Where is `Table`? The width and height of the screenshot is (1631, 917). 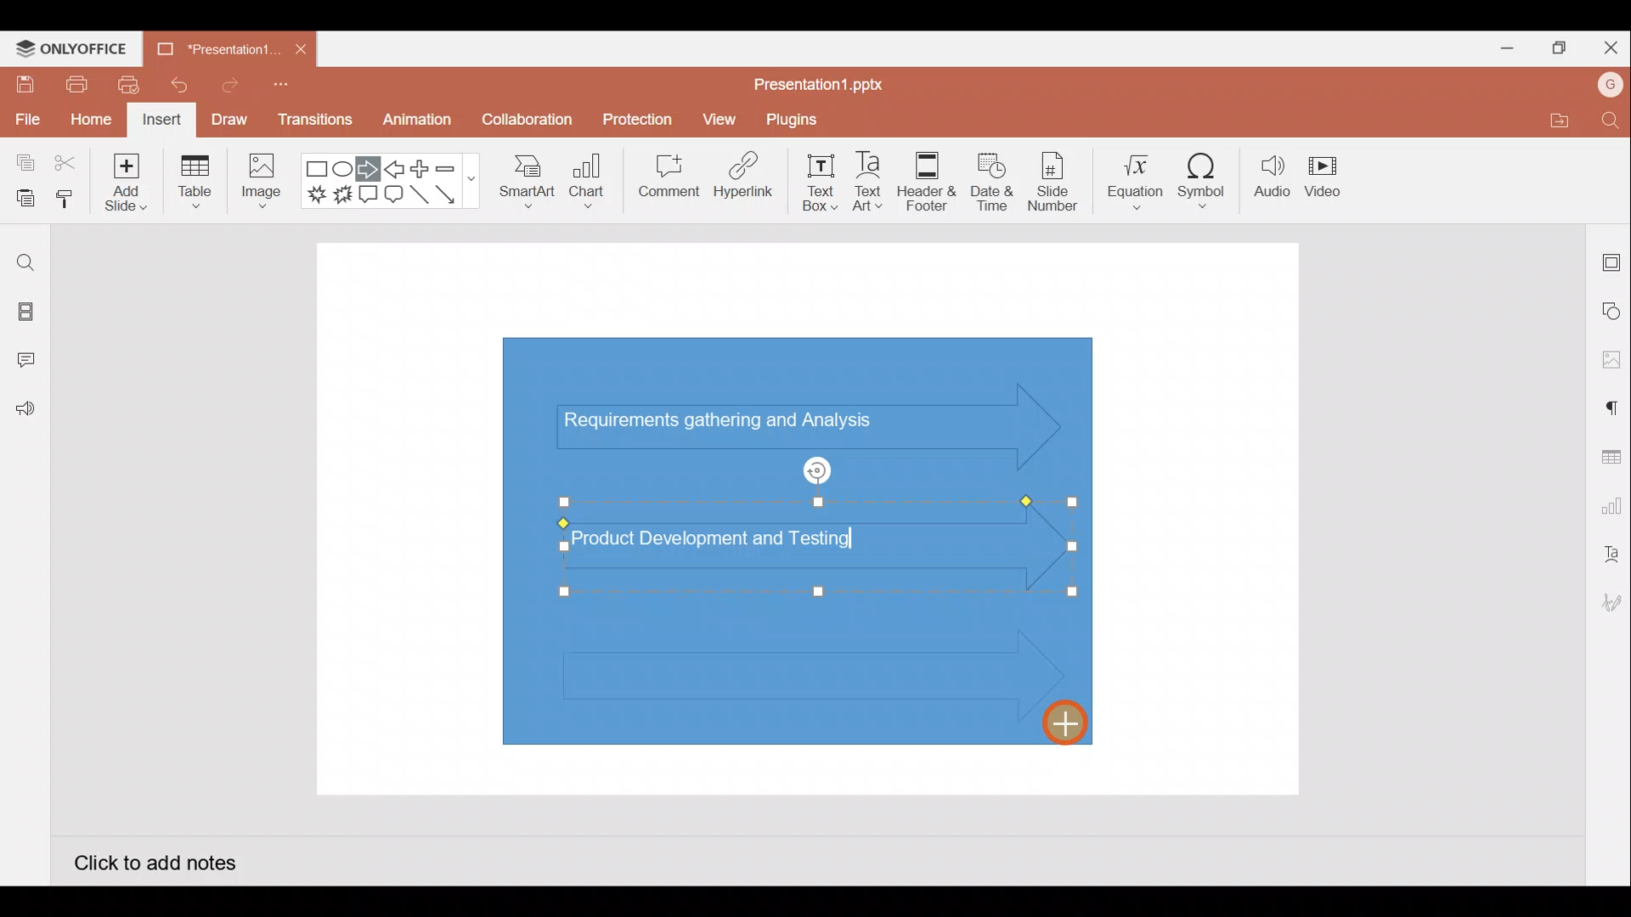
Table is located at coordinates (197, 183).